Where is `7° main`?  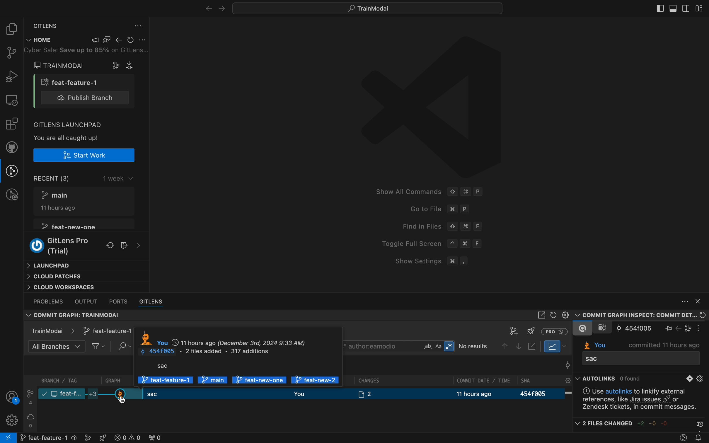
7° main is located at coordinates (67, 200).